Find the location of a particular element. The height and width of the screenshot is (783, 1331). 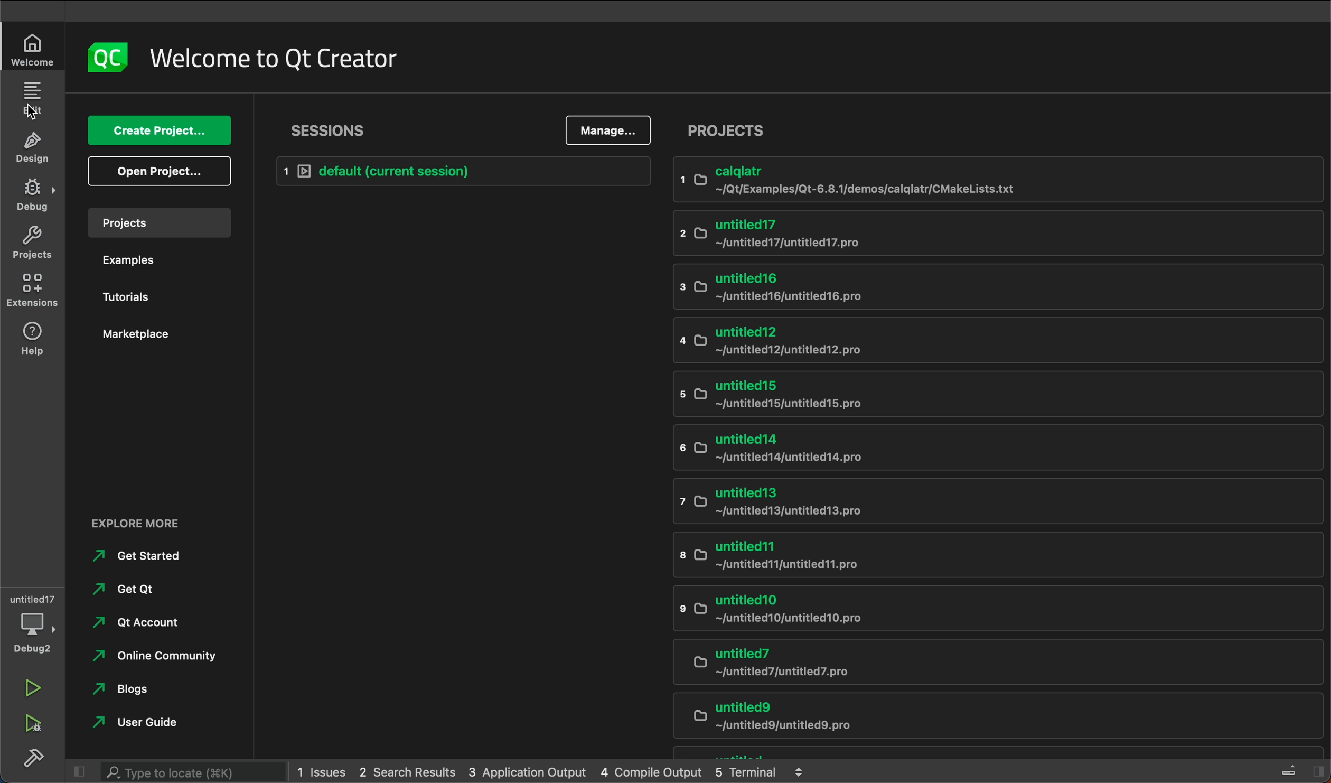

explore more is located at coordinates (164, 525).